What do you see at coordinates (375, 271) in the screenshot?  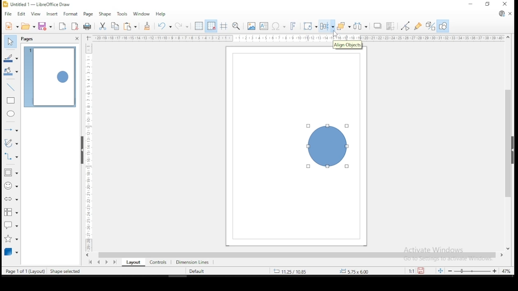 I see `zoom factor` at bounding box center [375, 271].